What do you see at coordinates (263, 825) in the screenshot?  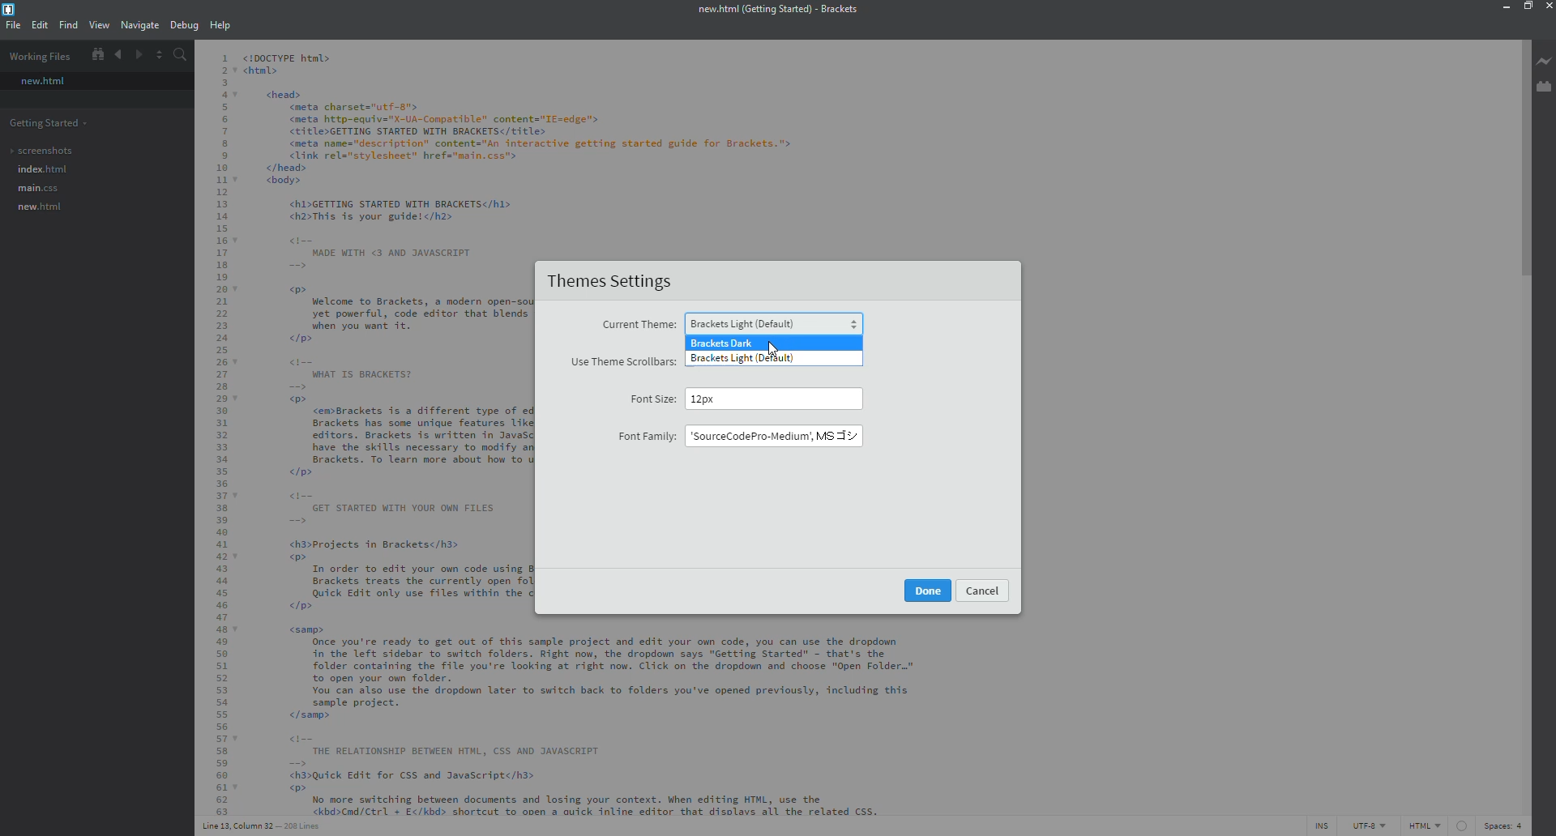 I see `line number` at bounding box center [263, 825].